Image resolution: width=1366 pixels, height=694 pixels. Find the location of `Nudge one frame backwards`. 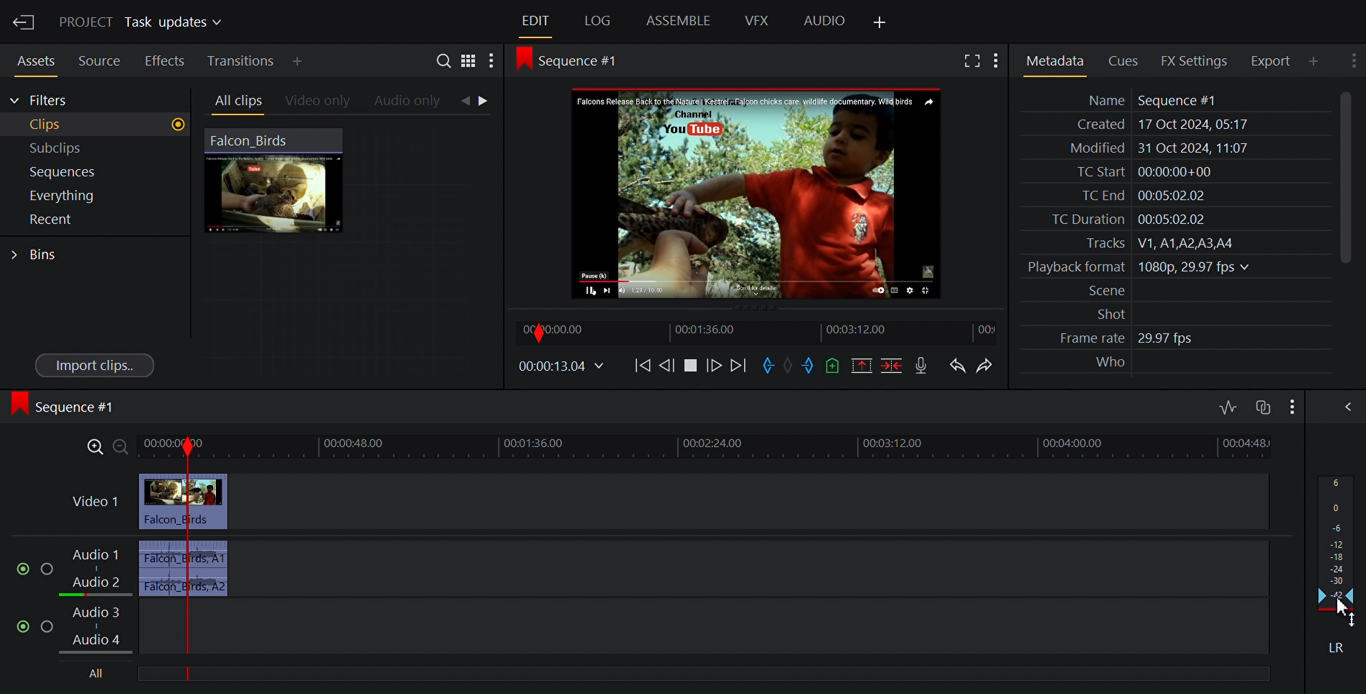

Nudge one frame backwards is located at coordinates (667, 367).